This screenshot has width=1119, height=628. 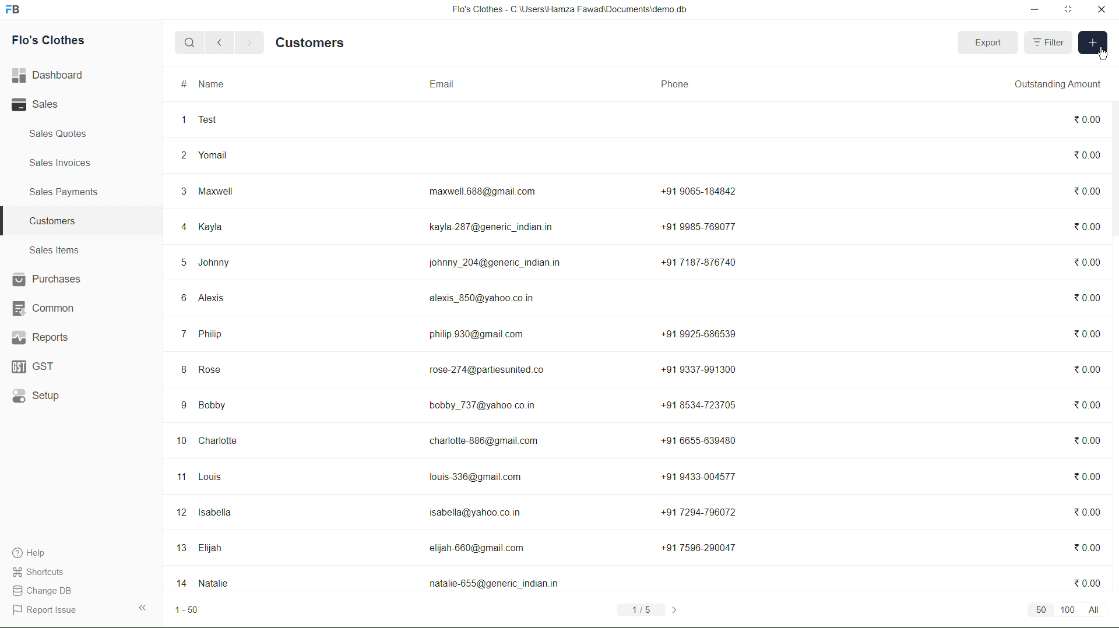 I want to click on Charlotte, so click(x=220, y=440).